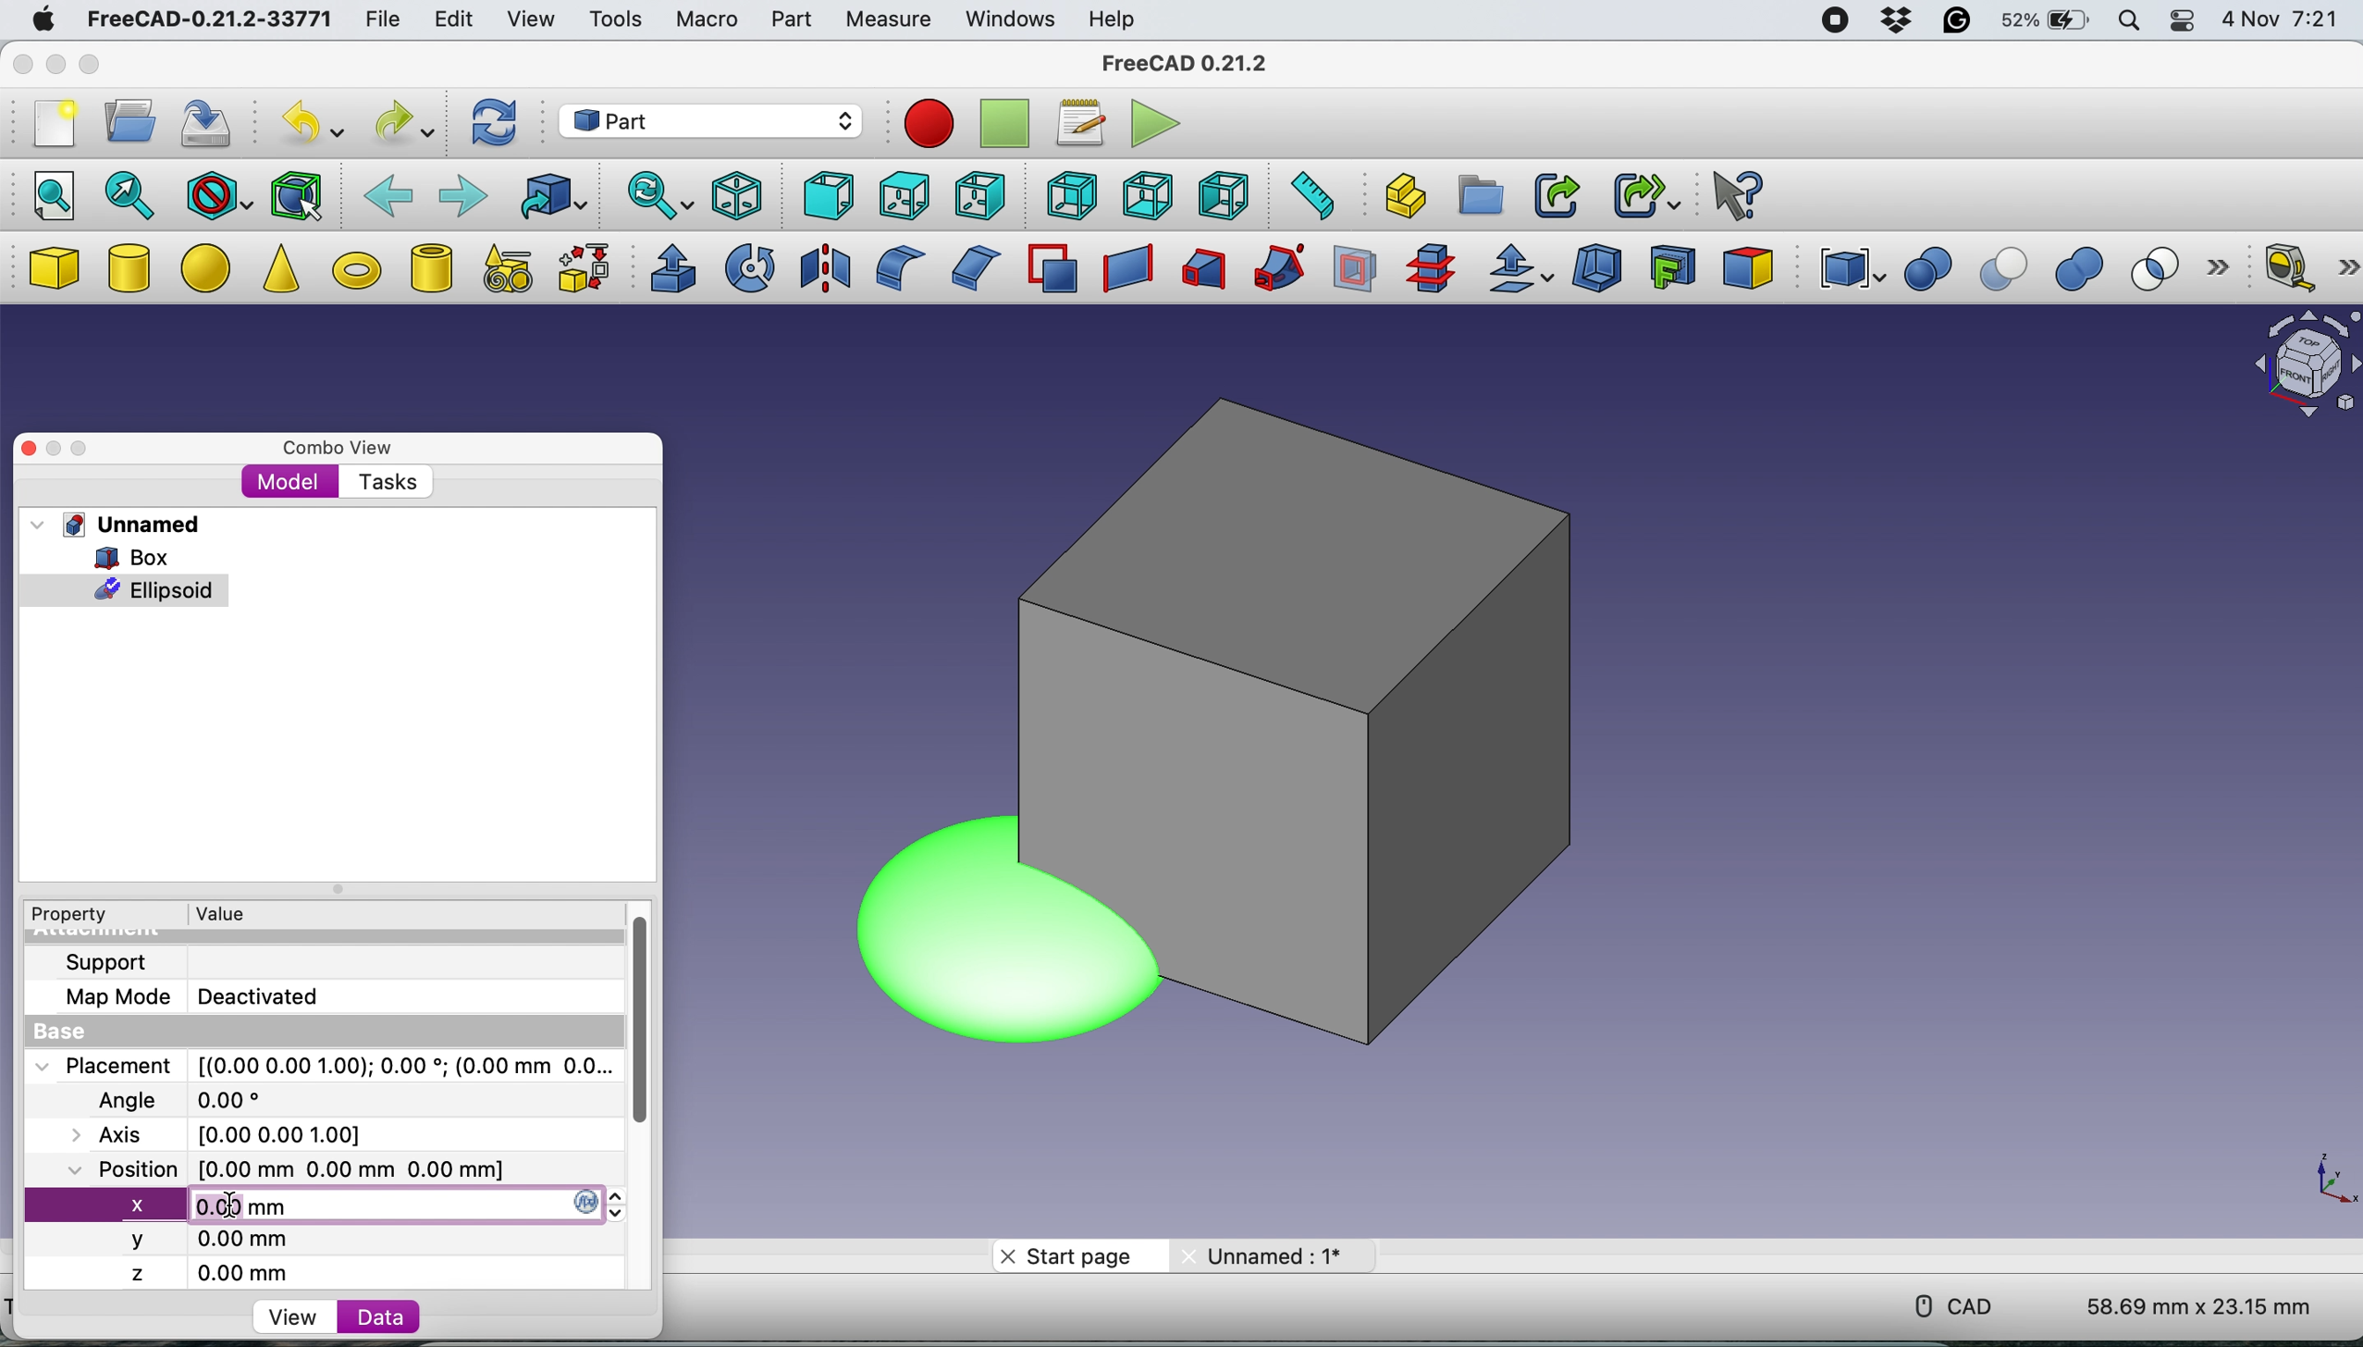  Describe the element at coordinates (116, 525) in the screenshot. I see `unnamed` at that location.